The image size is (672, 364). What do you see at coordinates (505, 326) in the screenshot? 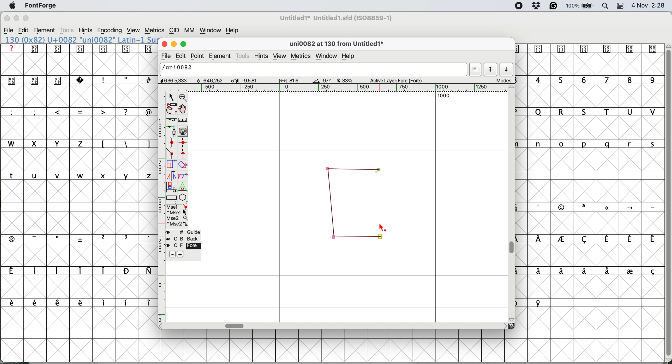
I see `scroll button` at bounding box center [505, 326].